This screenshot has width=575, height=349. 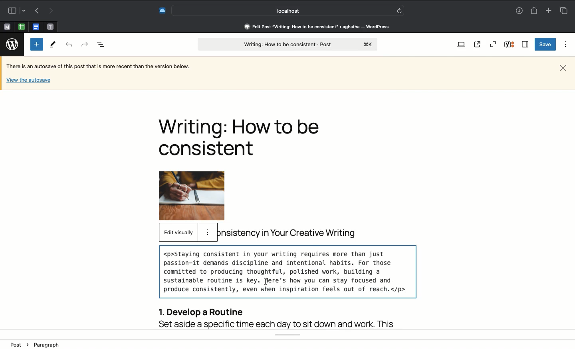 What do you see at coordinates (311, 27) in the screenshot?
I see `Address` at bounding box center [311, 27].